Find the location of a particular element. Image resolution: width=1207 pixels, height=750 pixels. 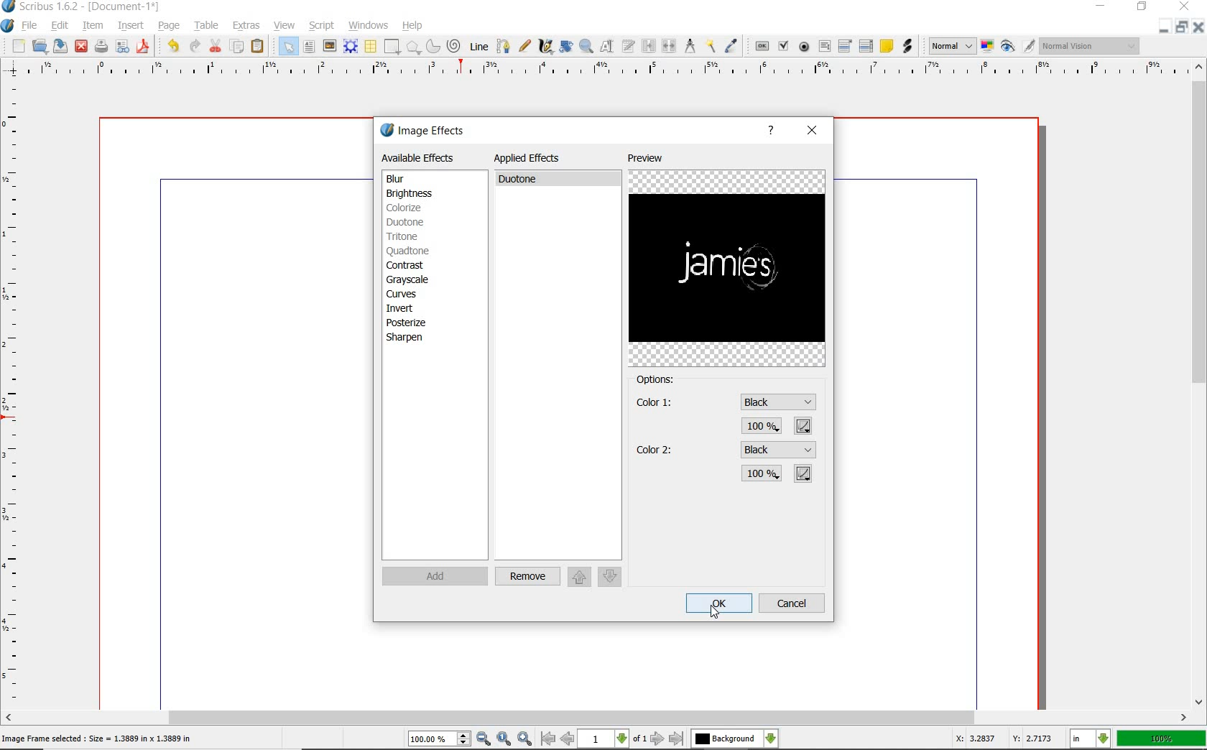

Scroll bar is located at coordinates (596, 717).